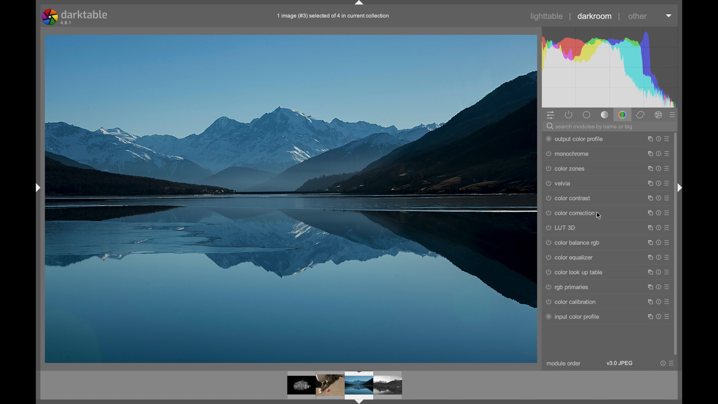  Describe the element at coordinates (359, 4) in the screenshot. I see `drag handle` at that location.